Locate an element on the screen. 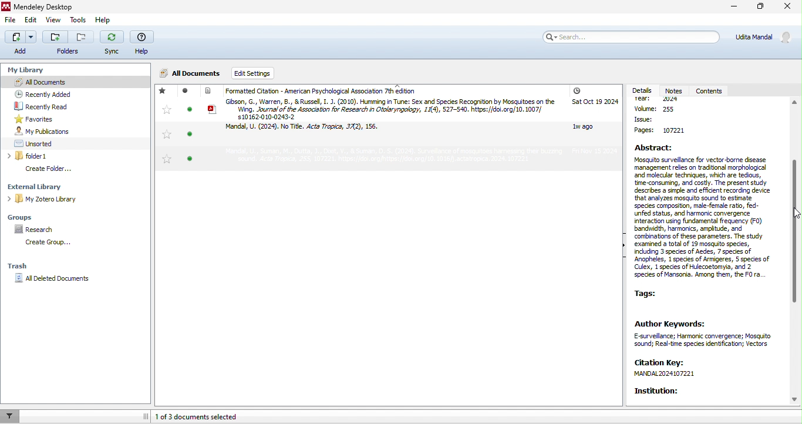 The width and height of the screenshot is (802, 424). groups is located at coordinates (26, 216).